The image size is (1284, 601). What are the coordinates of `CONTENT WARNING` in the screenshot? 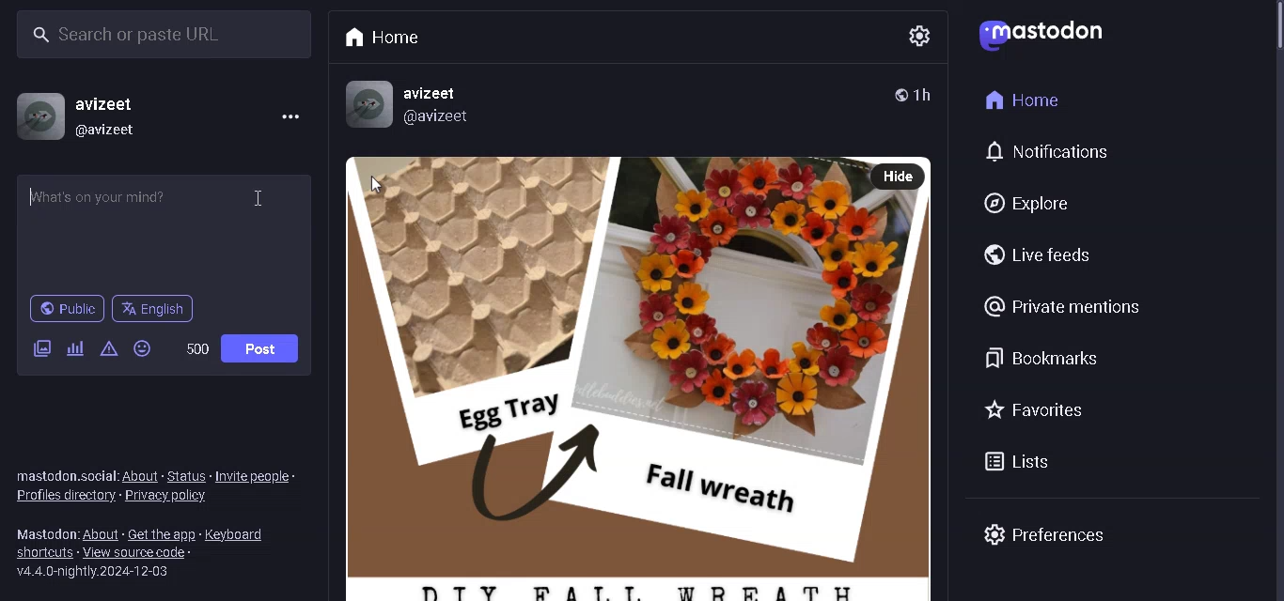 It's located at (109, 348).